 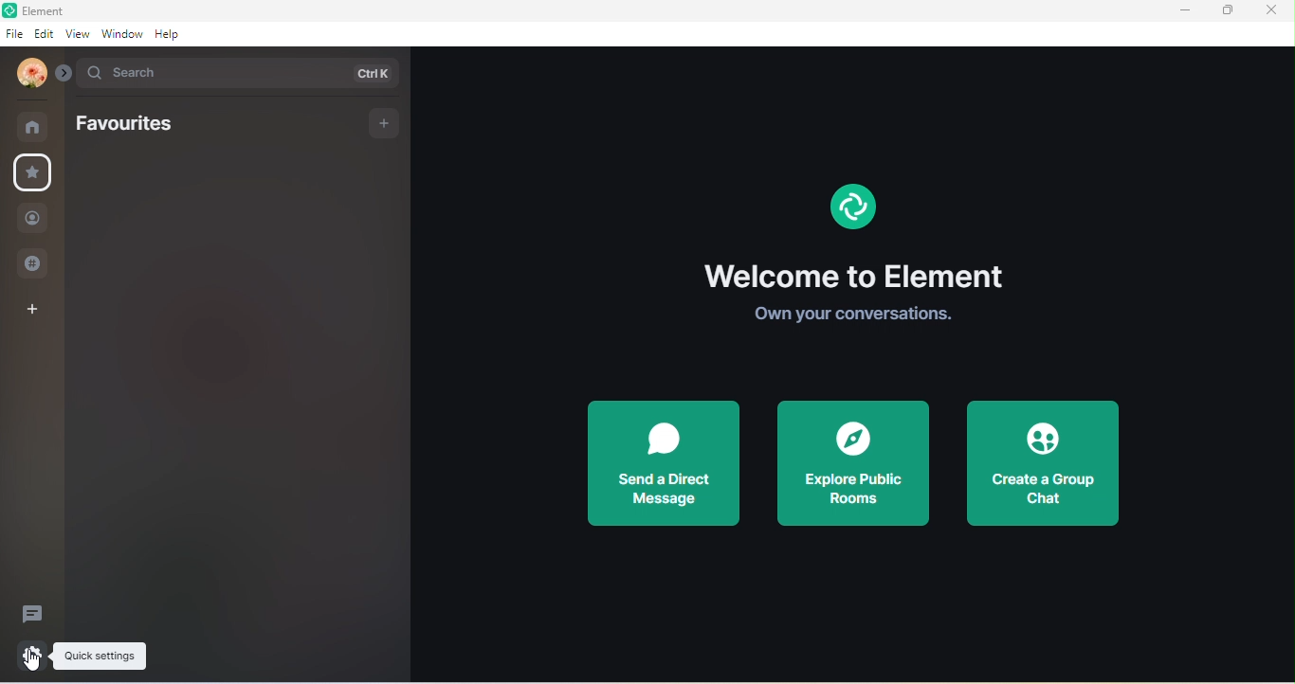 I want to click on view, so click(x=78, y=35).